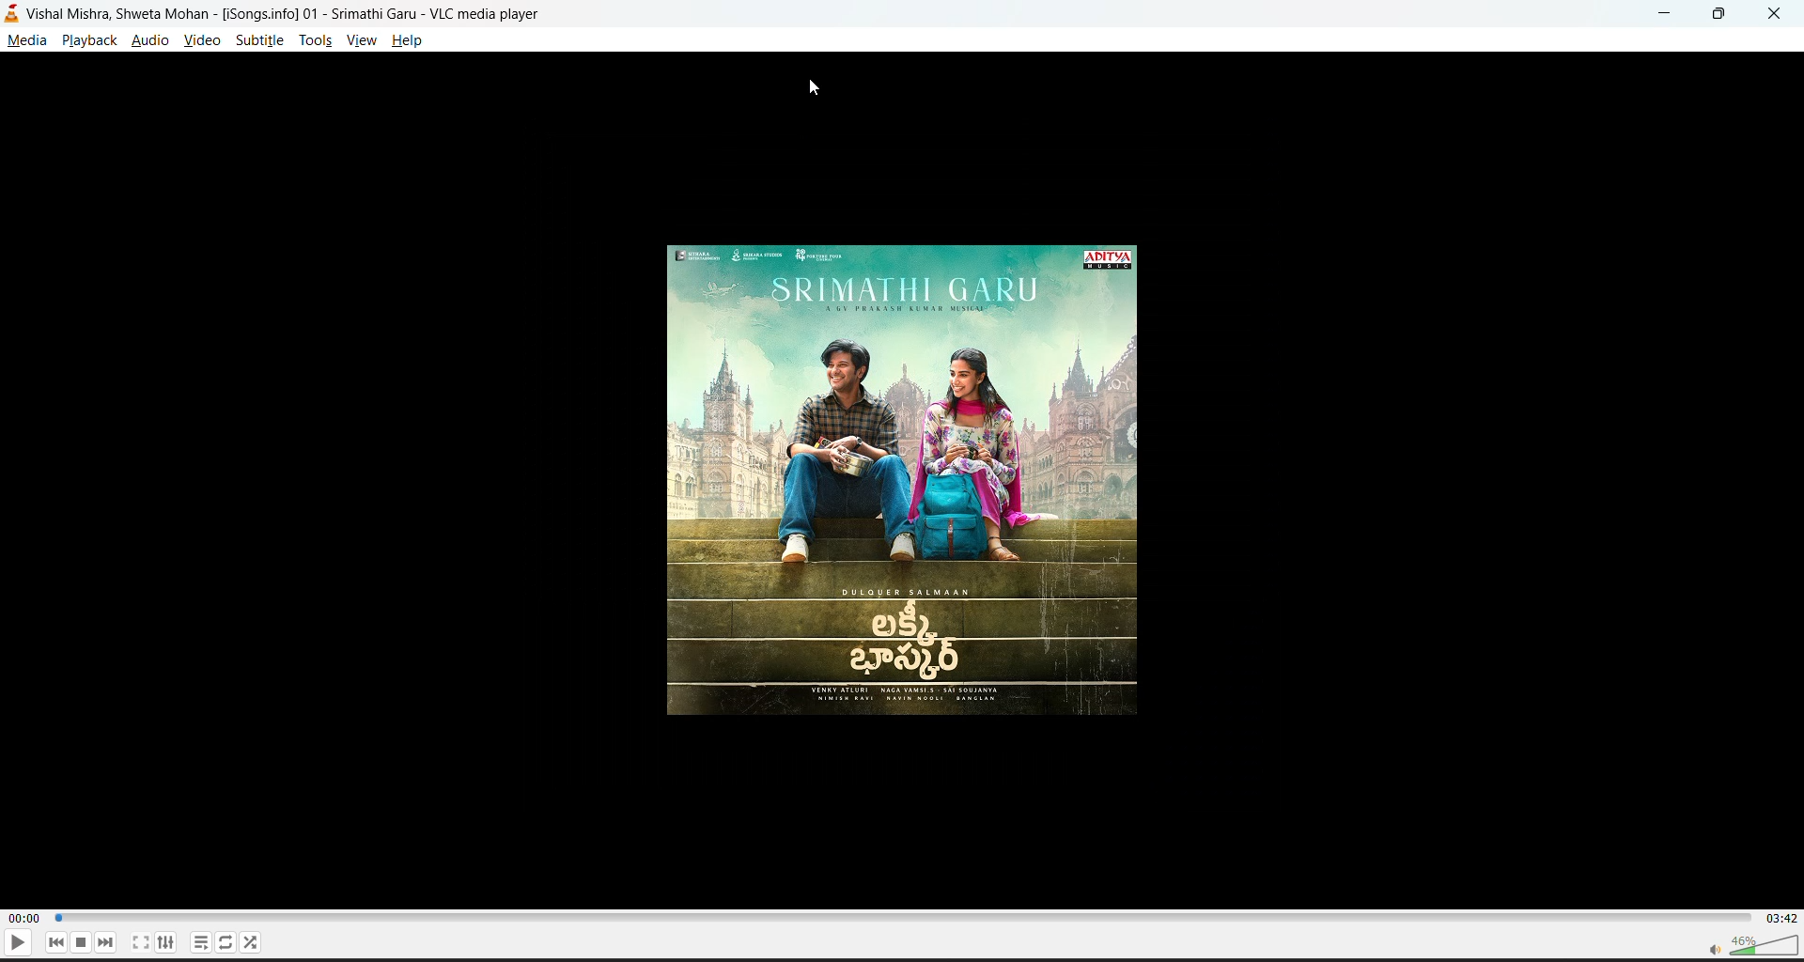 This screenshot has width=1804, height=962. I want to click on view, so click(365, 44).